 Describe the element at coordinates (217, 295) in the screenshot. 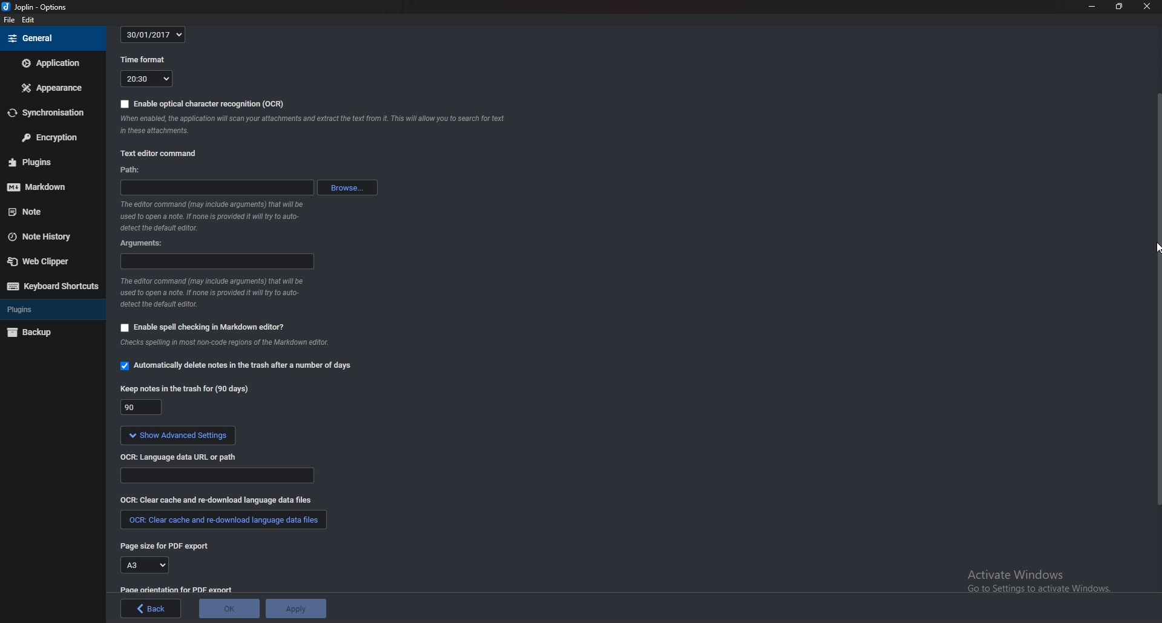

I see `Info` at that location.